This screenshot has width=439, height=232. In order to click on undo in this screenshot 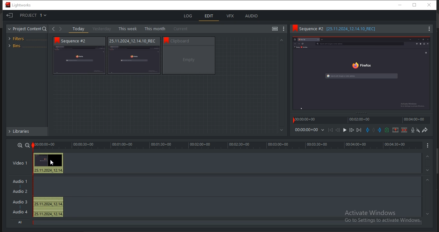, I will do `click(417, 130)`.